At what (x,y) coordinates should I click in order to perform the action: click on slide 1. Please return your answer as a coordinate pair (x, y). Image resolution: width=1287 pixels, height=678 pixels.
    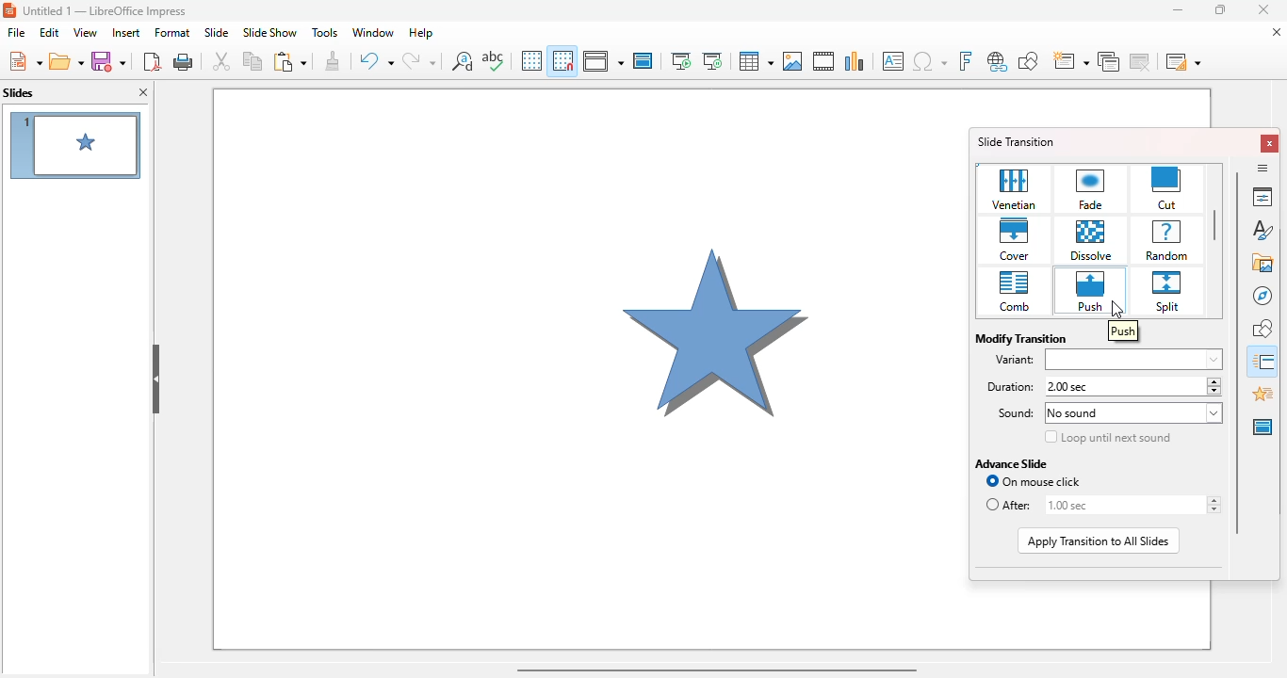
    Looking at the image, I should click on (578, 369).